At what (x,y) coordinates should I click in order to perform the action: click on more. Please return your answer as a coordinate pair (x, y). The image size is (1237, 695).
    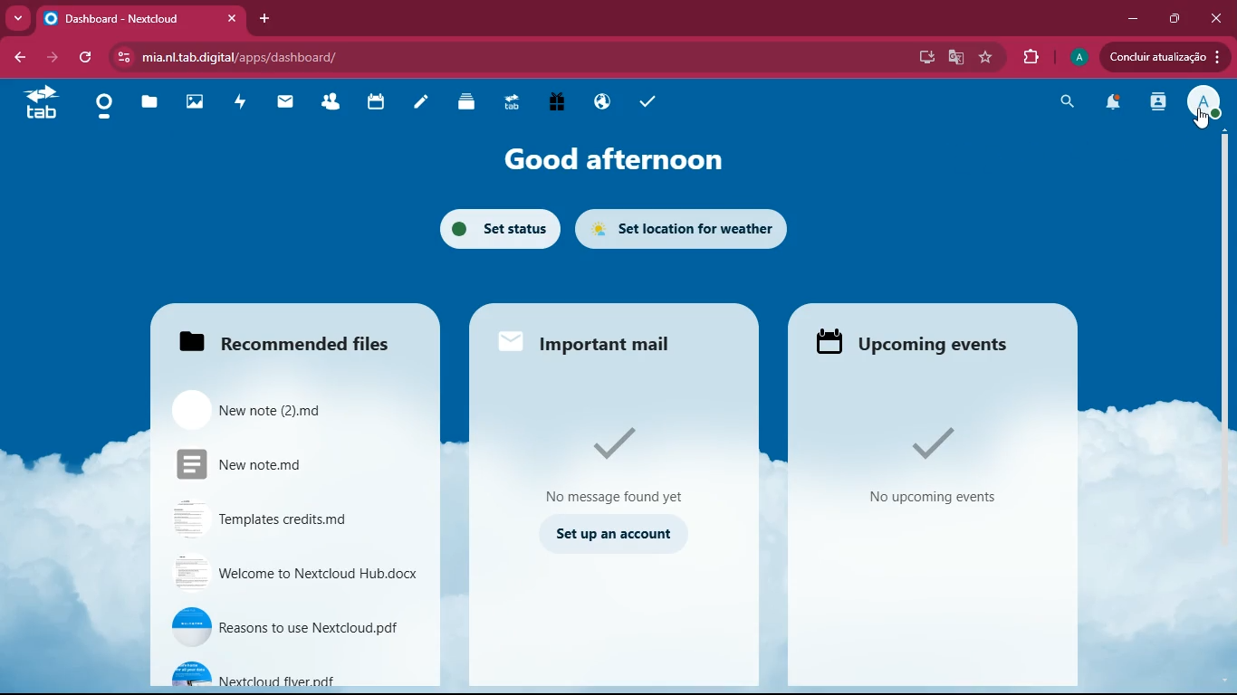
    Looking at the image, I should click on (20, 18).